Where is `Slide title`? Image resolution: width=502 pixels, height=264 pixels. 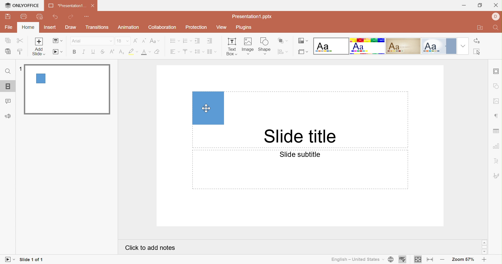
Slide title is located at coordinates (298, 136).